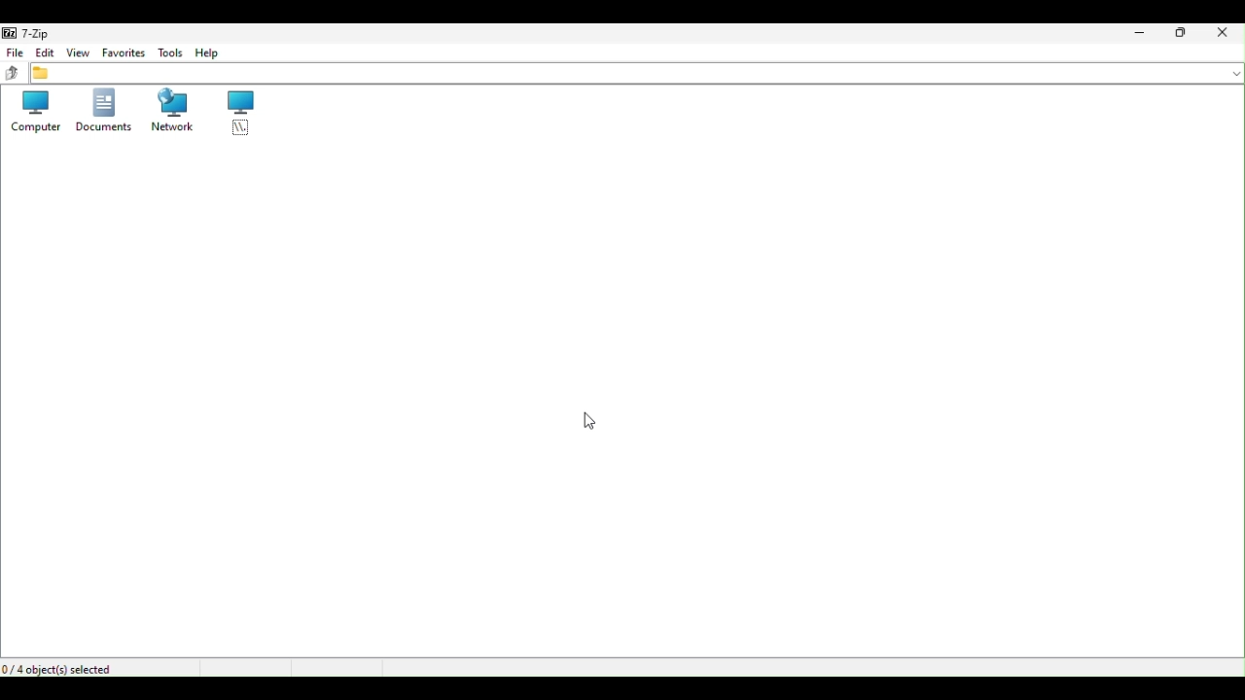 Image resolution: width=1245 pixels, height=700 pixels. What do you see at coordinates (69, 669) in the screenshot?
I see `Four objects elected` at bounding box center [69, 669].